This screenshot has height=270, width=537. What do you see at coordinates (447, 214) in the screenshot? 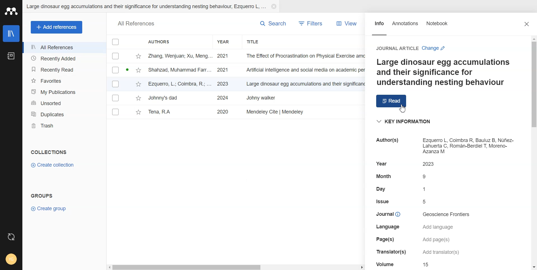
I see `text` at bounding box center [447, 214].